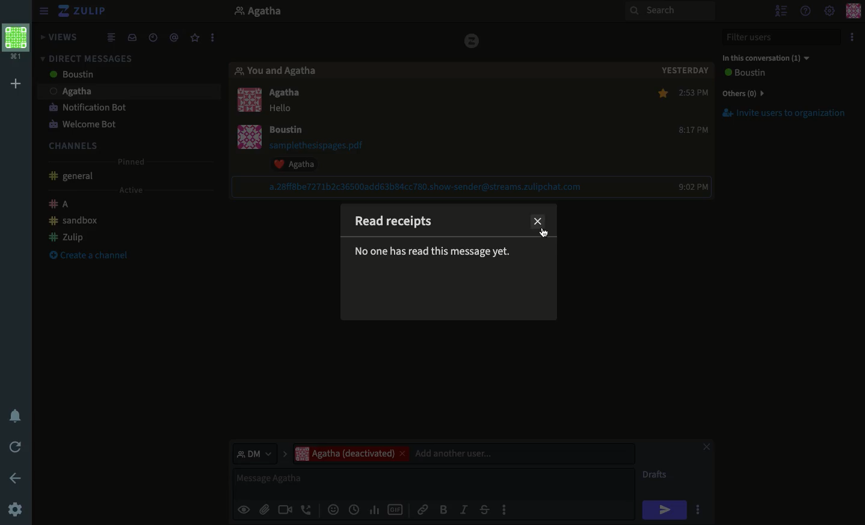 The image size is (865, 525). Describe the element at coordinates (264, 509) in the screenshot. I see `File attachment` at that location.